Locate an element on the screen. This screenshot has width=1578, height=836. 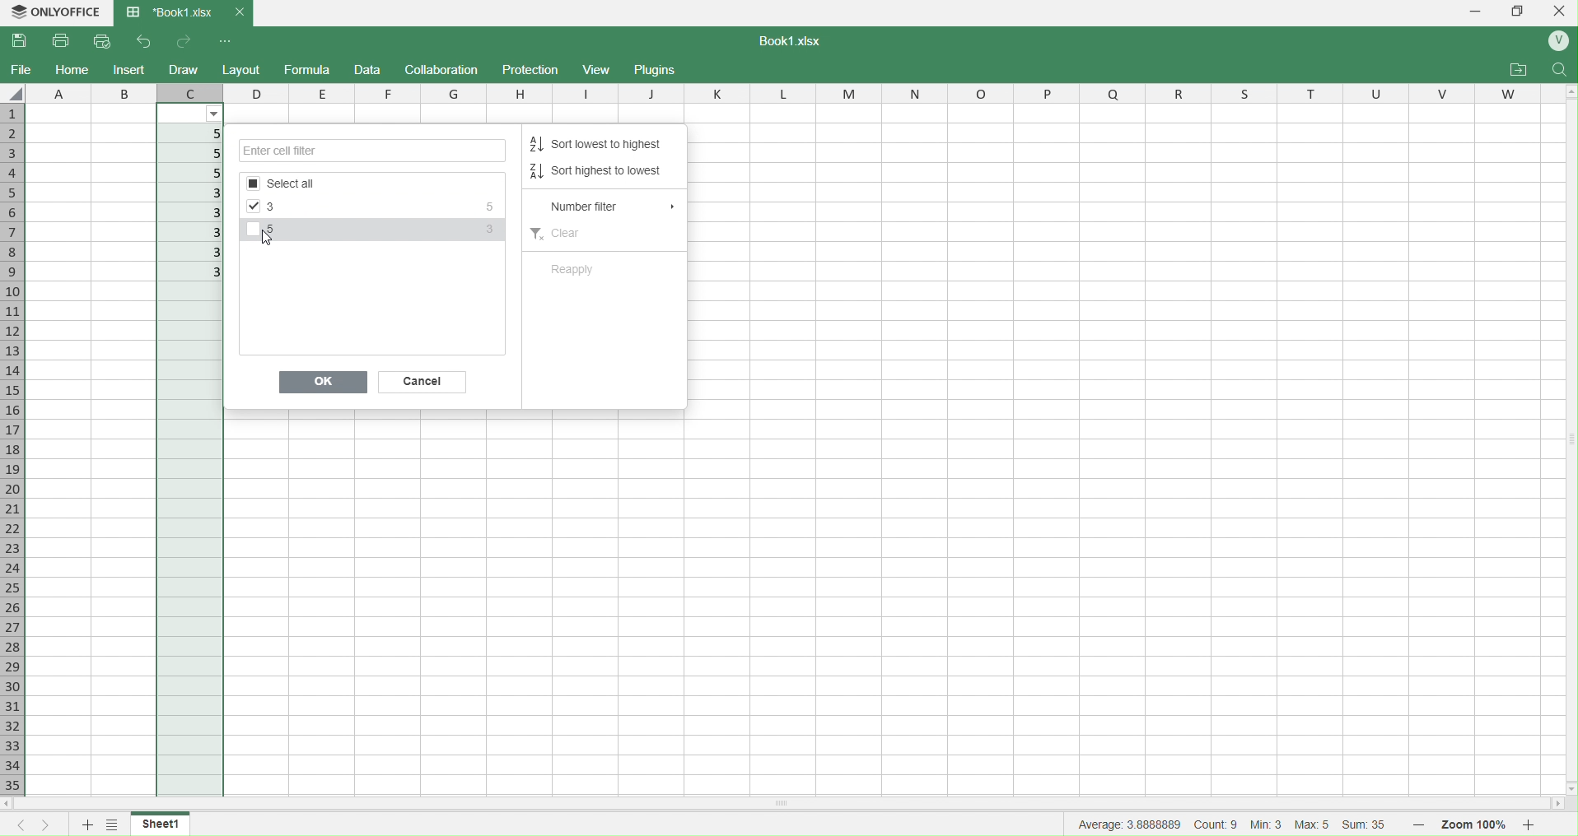
scroll left is located at coordinates (18, 805).